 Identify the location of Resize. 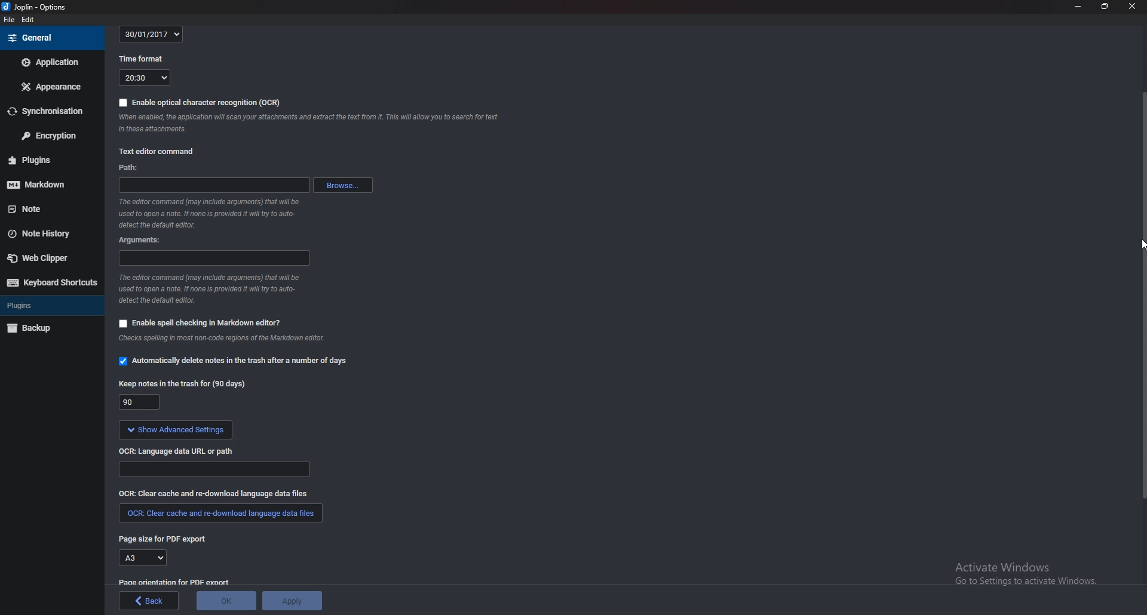
(1105, 6).